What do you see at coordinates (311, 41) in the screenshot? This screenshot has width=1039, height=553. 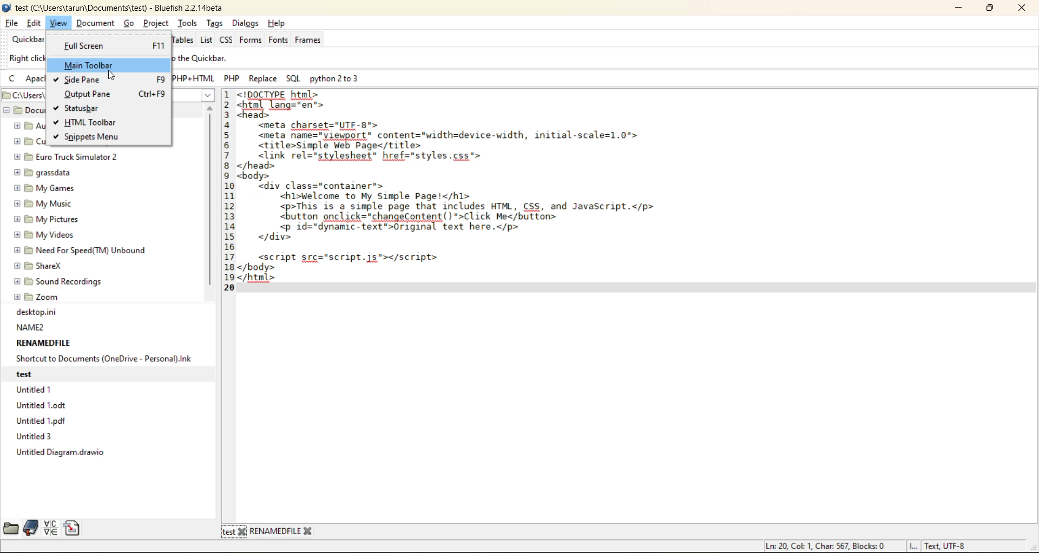 I see `frames` at bounding box center [311, 41].